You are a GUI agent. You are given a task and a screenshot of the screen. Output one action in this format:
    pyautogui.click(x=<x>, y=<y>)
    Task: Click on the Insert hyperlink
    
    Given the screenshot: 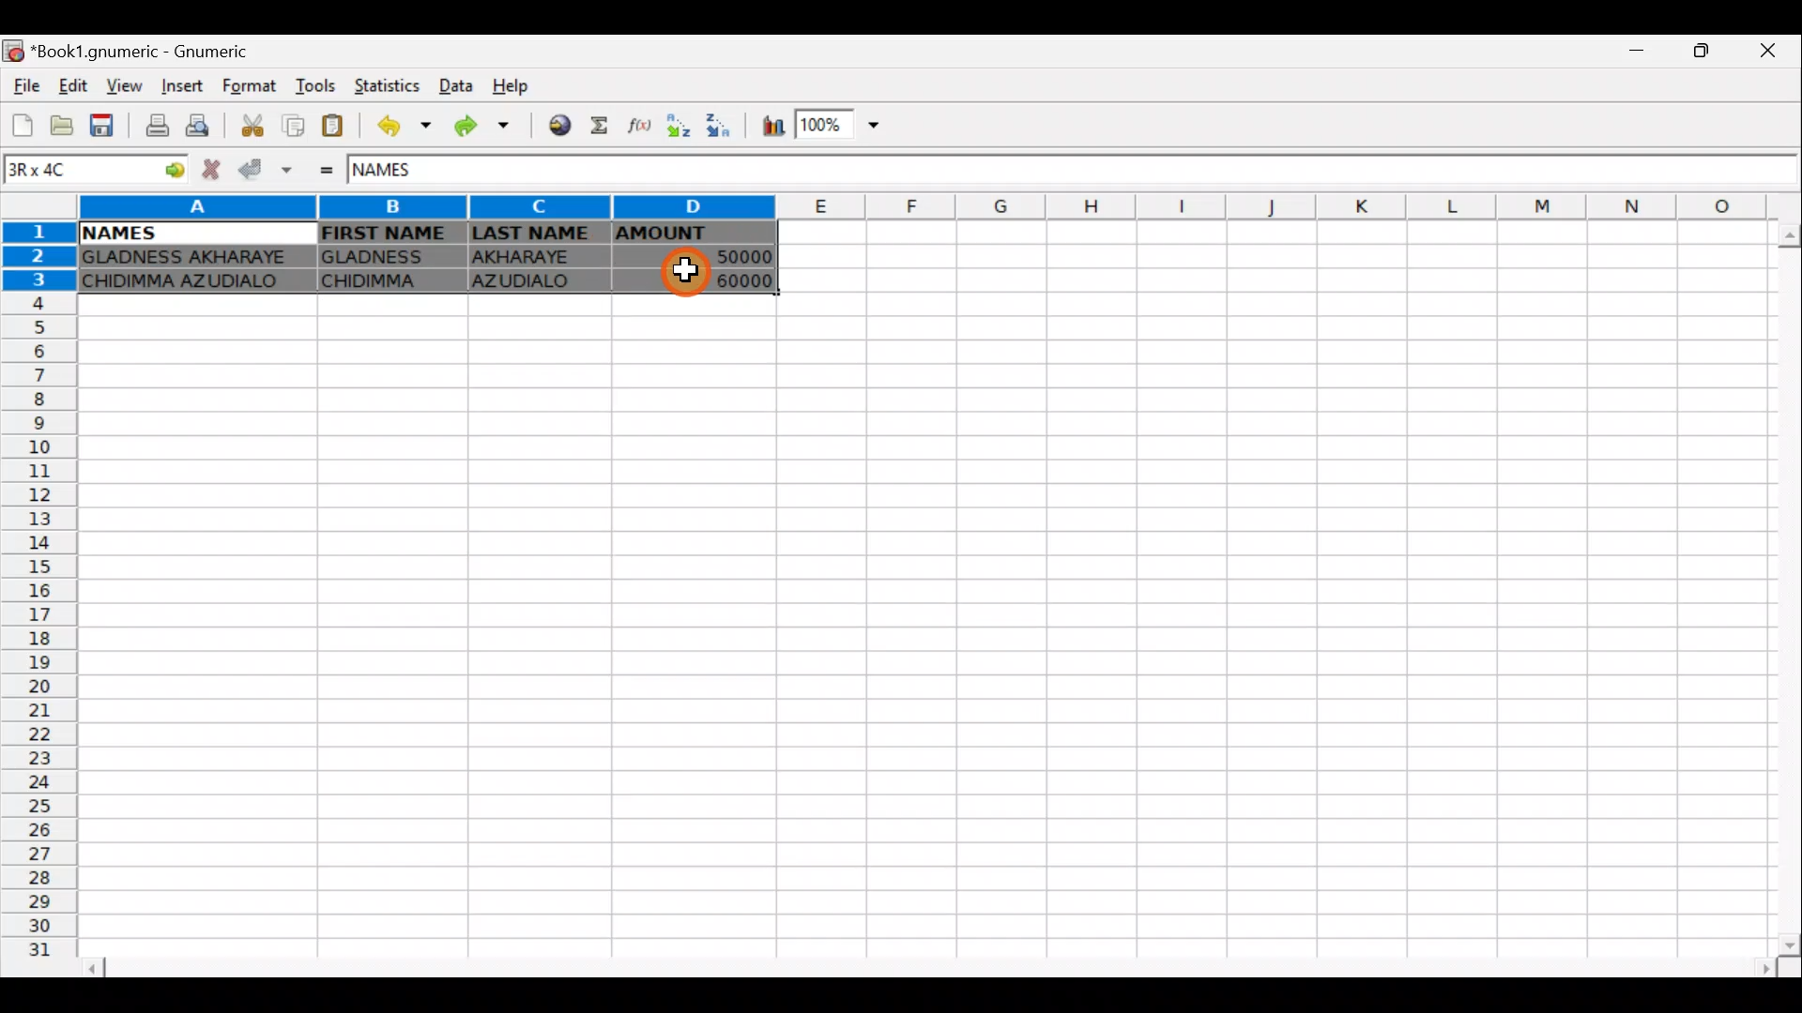 What is the action you would take?
    pyautogui.click(x=561, y=124)
    